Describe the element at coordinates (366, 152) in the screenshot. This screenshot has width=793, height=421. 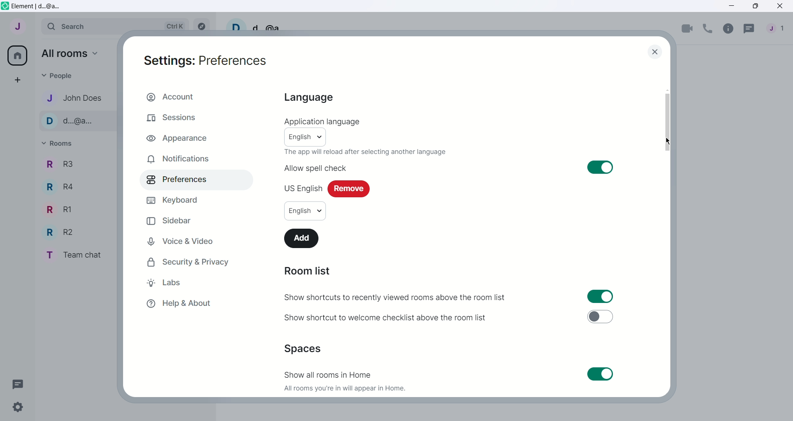
I see `The app will reload after selecting another language` at that location.